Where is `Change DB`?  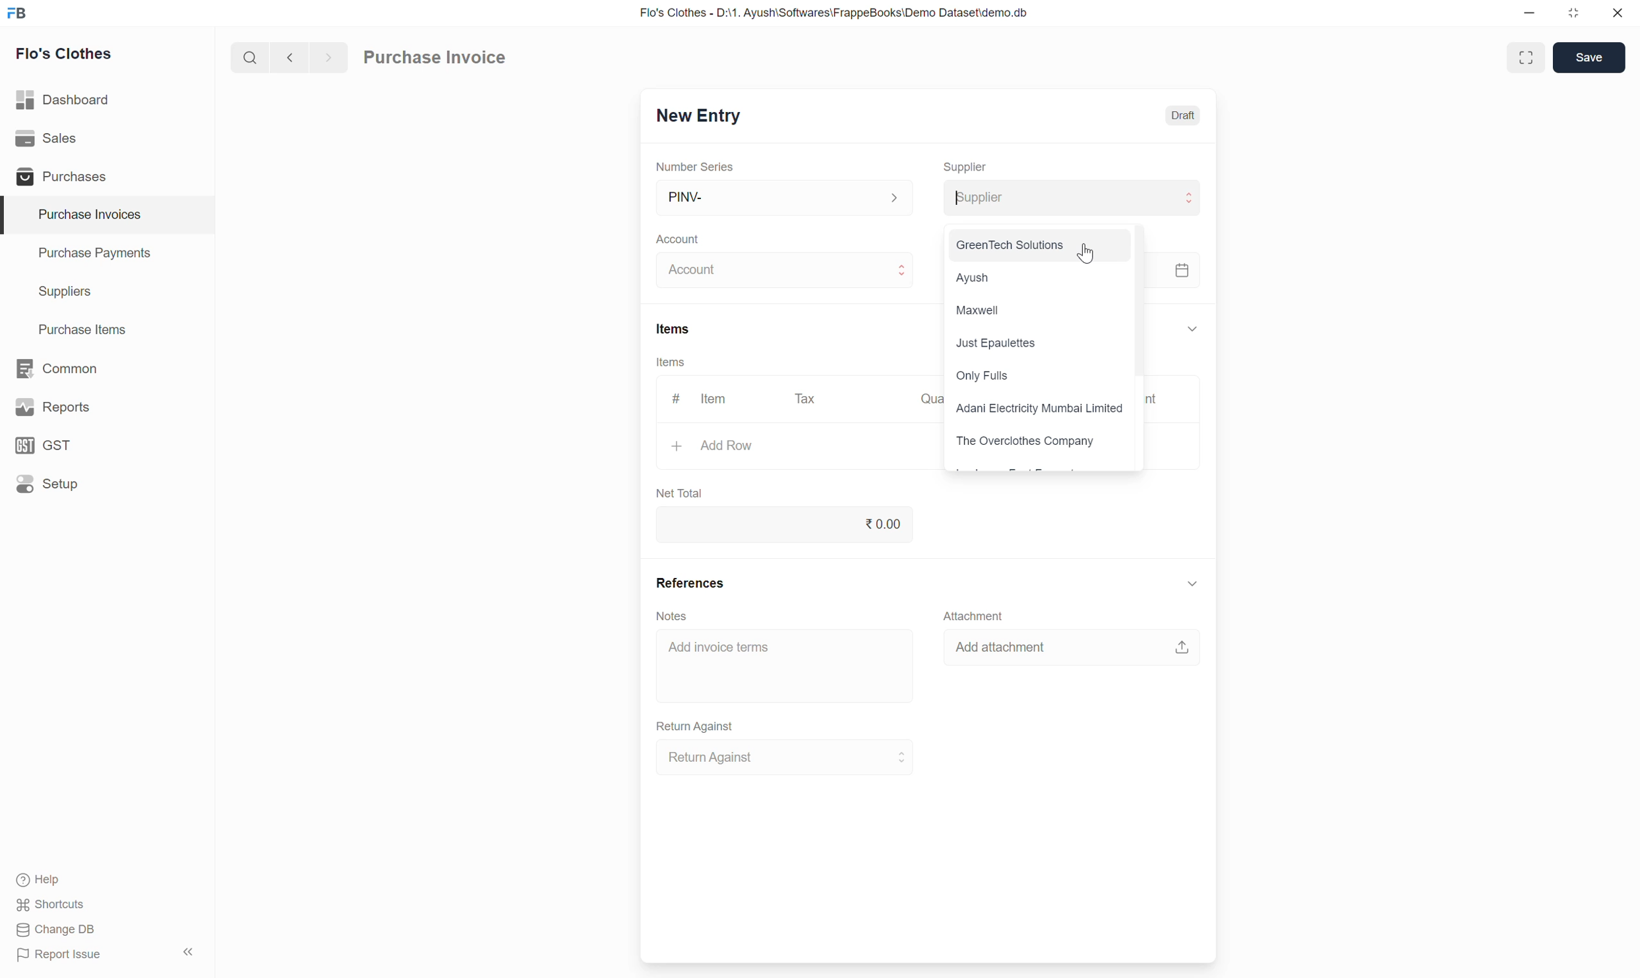
Change DB is located at coordinates (57, 930).